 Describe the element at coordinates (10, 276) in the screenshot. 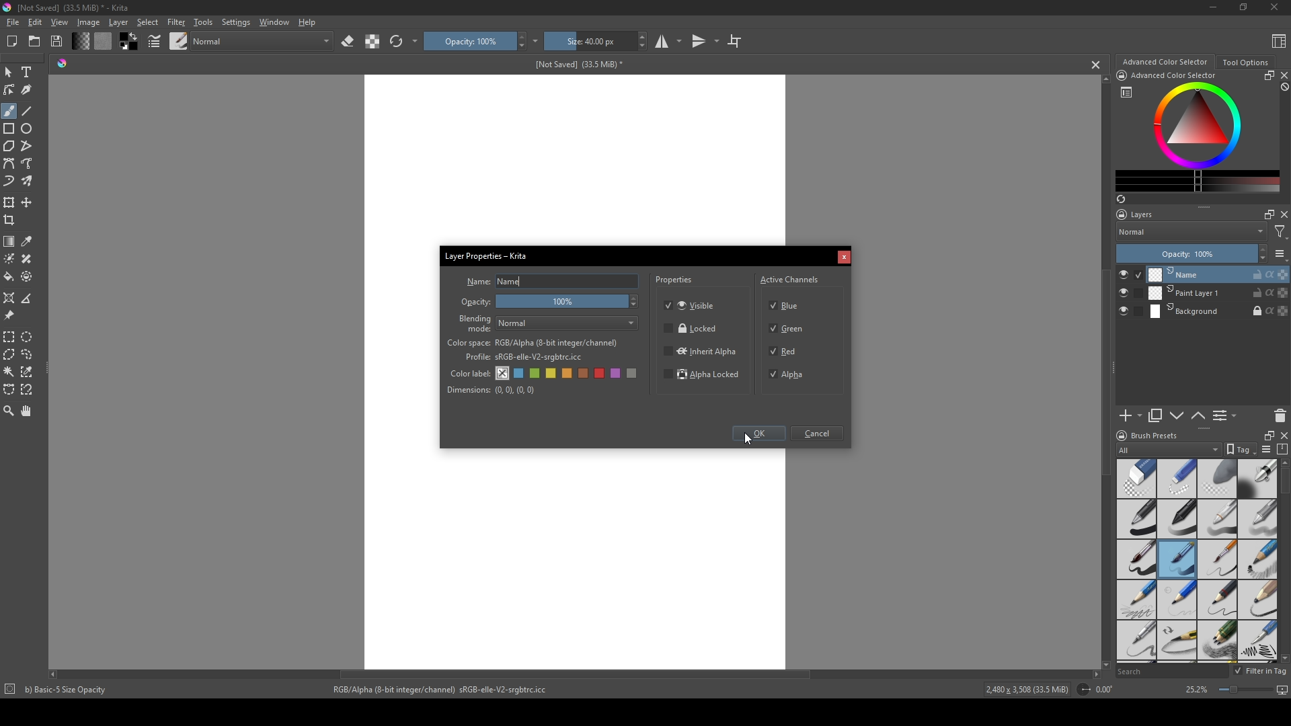

I see `bucket fill` at that location.